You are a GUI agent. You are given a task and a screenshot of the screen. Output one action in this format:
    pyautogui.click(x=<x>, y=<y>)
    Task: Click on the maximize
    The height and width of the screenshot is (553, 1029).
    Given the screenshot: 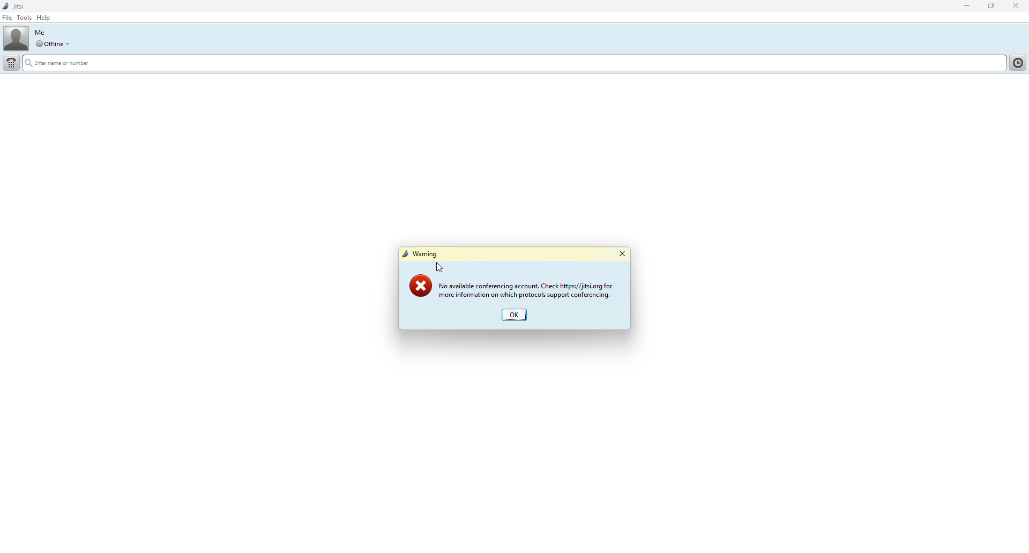 What is the action you would take?
    pyautogui.click(x=990, y=7)
    